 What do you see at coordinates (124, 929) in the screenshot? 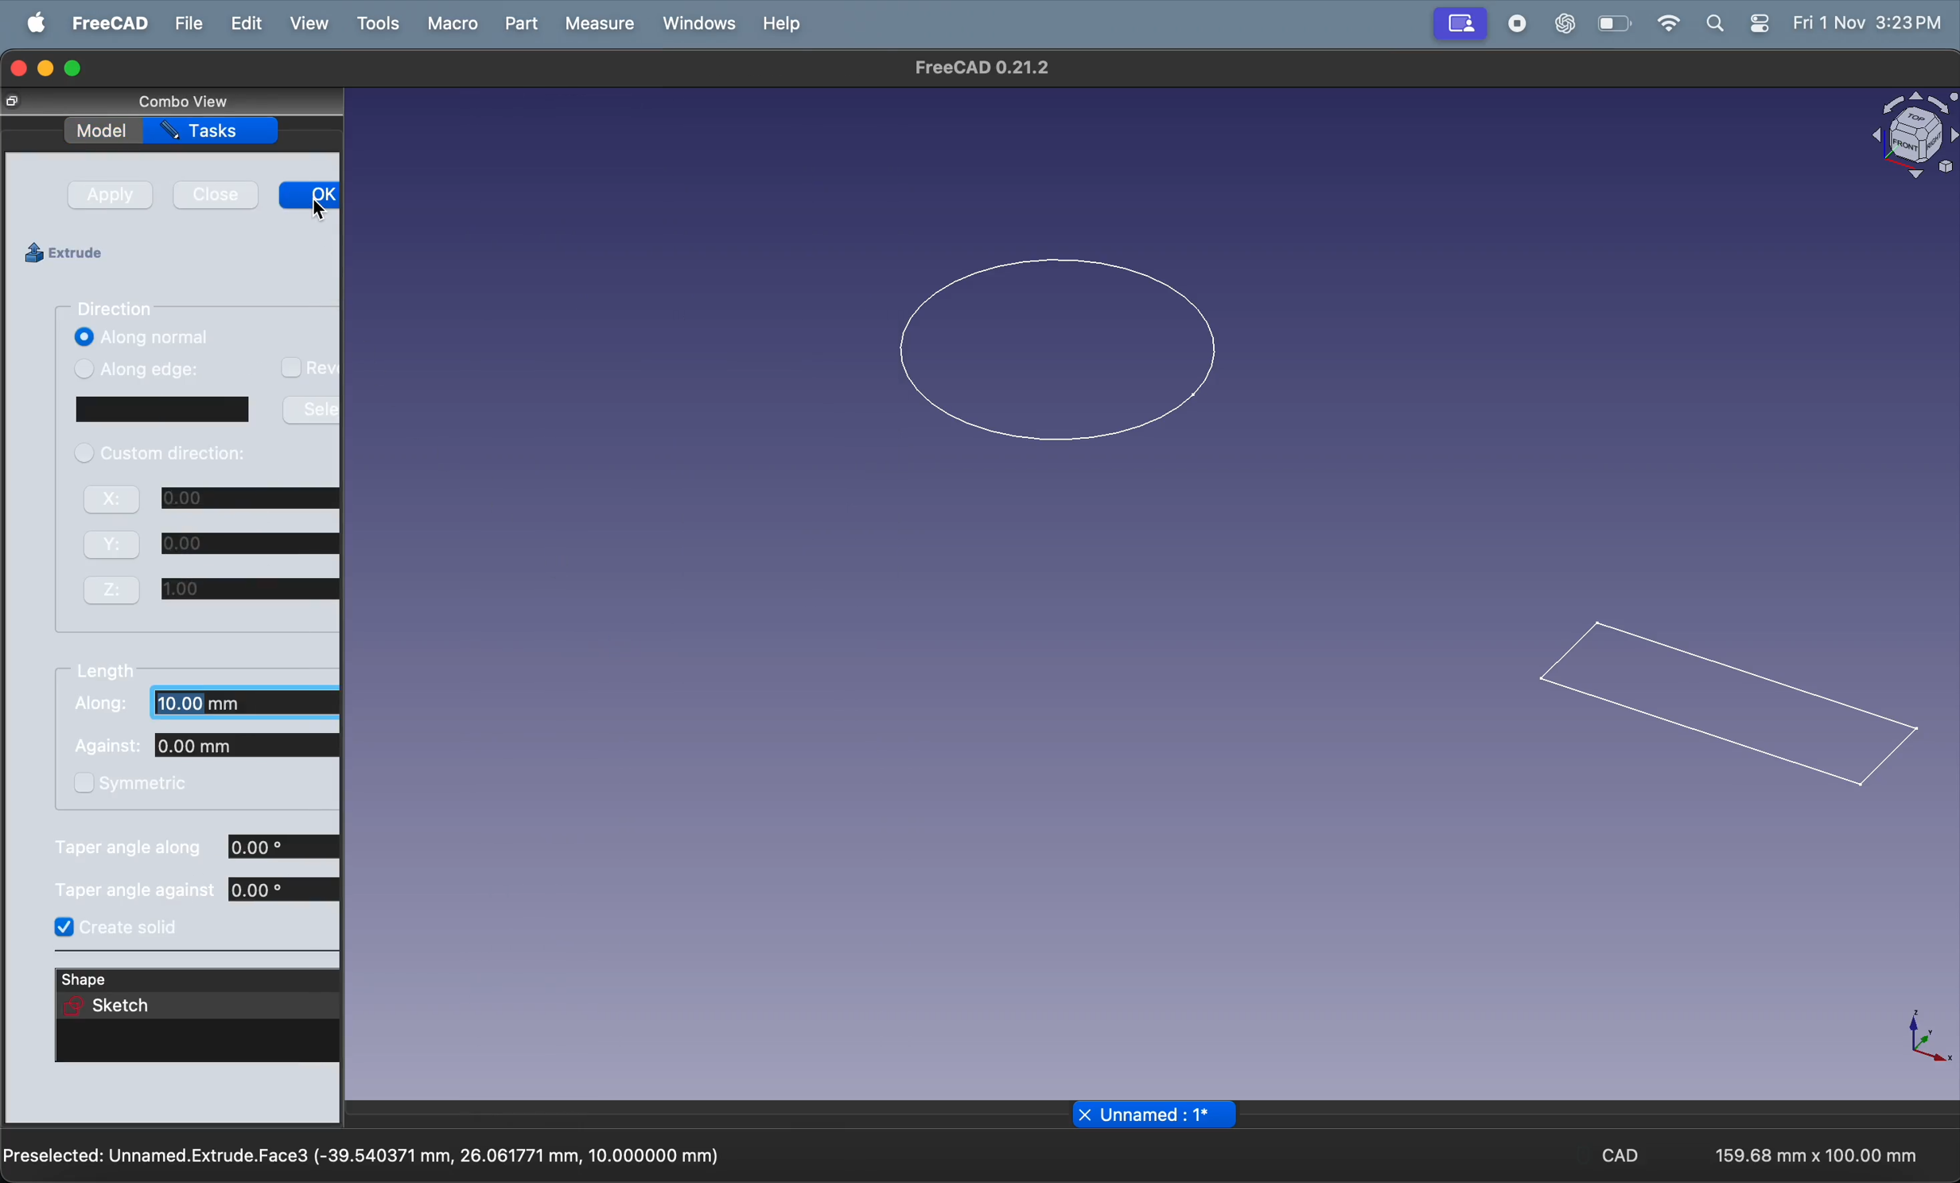
I see `create solid` at bounding box center [124, 929].